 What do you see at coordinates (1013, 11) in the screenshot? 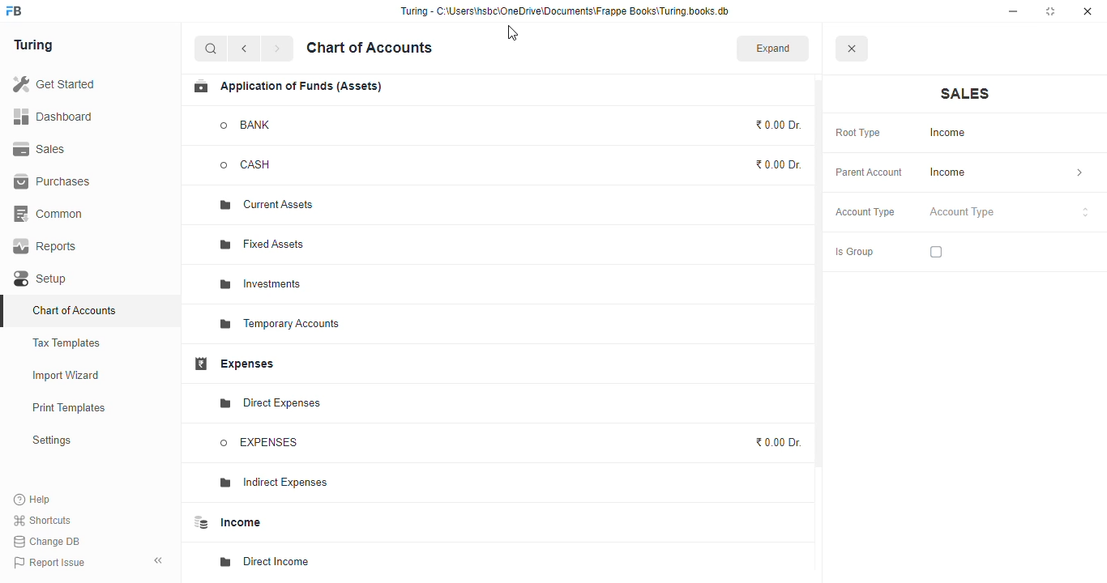
I see `minimize` at bounding box center [1013, 11].